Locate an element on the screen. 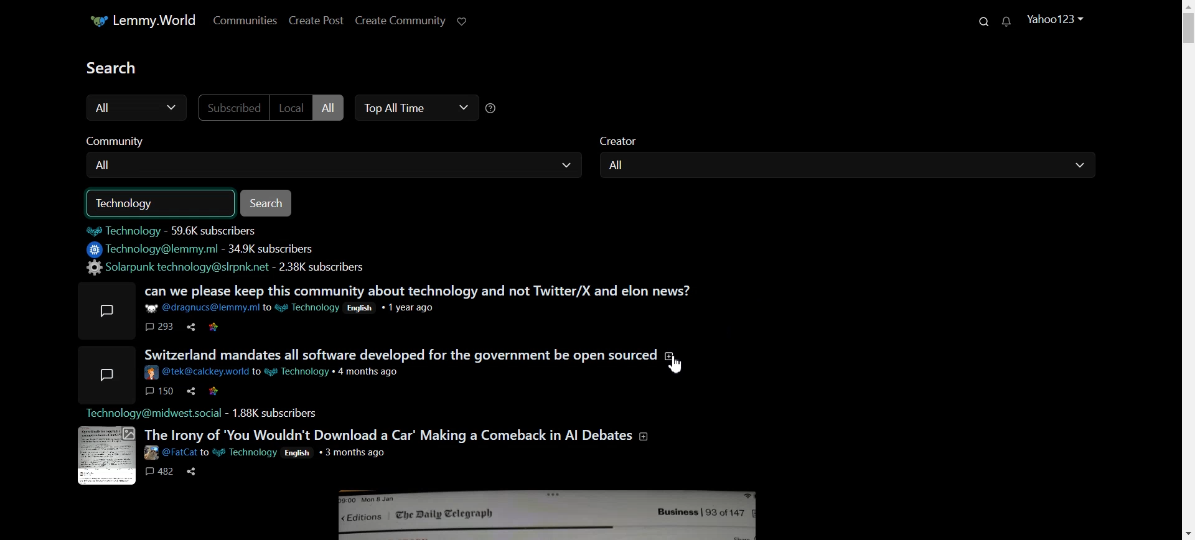 The height and width of the screenshot is (540, 1195). 150 comment is located at coordinates (159, 391).